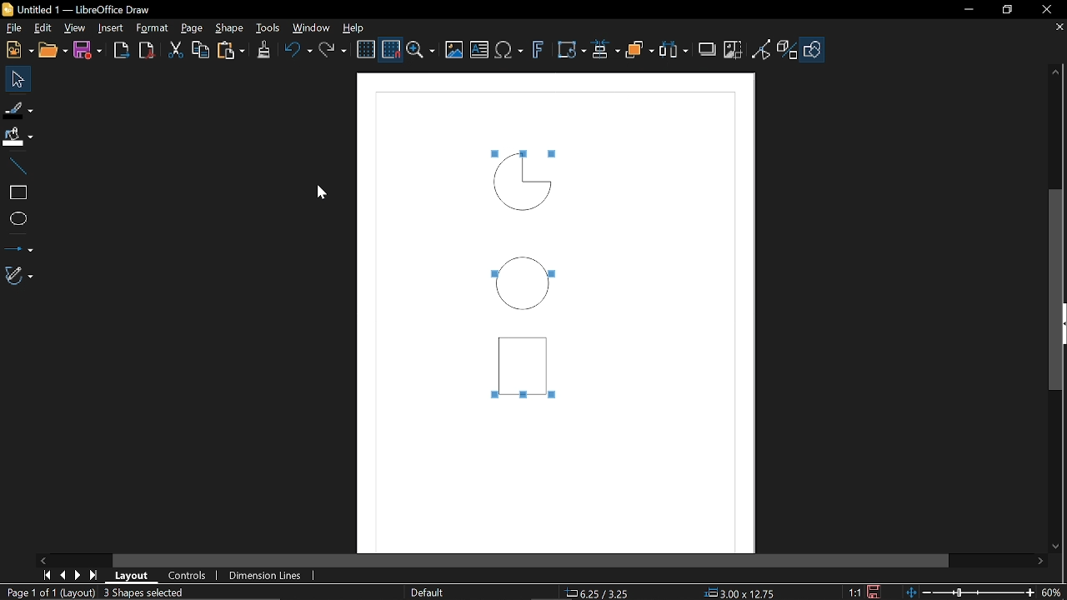  What do you see at coordinates (511, 52) in the screenshot?
I see `insert equation` at bounding box center [511, 52].